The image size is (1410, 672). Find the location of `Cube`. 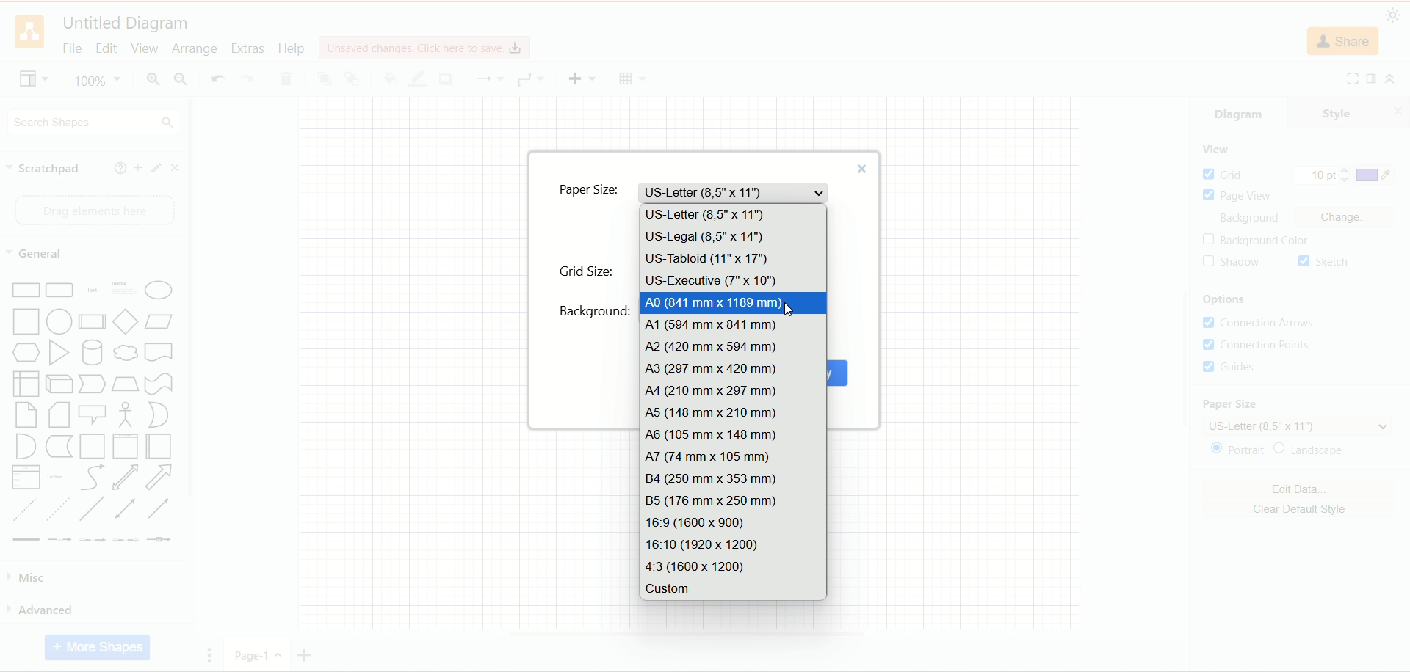

Cube is located at coordinates (59, 384).